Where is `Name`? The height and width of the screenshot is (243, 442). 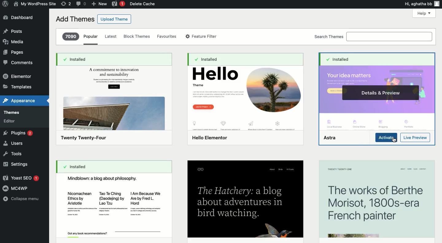
Name is located at coordinates (35, 4).